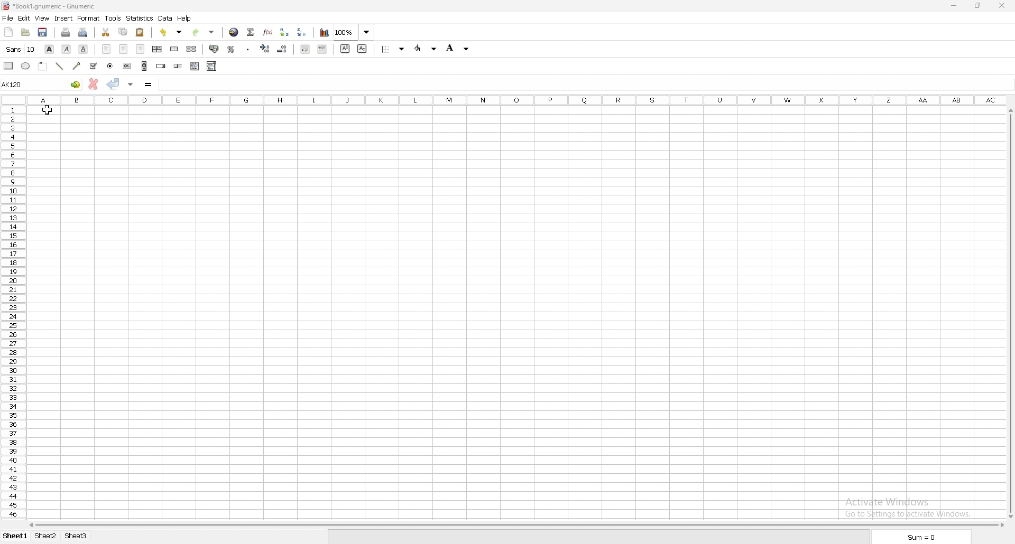 This screenshot has height=544, width=1015. I want to click on statistics, so click(140, 18).